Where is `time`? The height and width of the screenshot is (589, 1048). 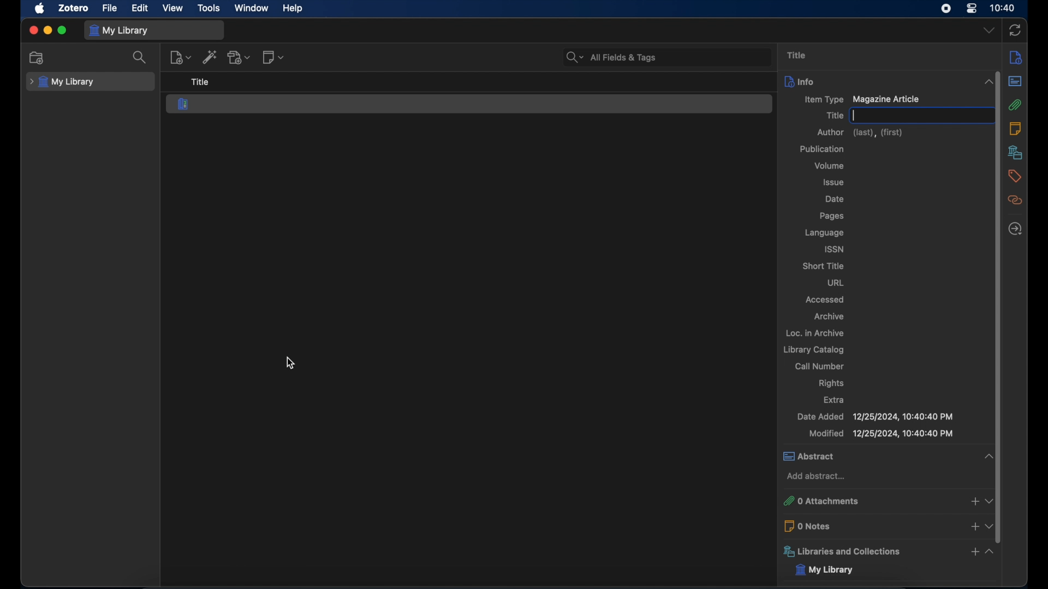 time is located at coordinates (1003, 7).